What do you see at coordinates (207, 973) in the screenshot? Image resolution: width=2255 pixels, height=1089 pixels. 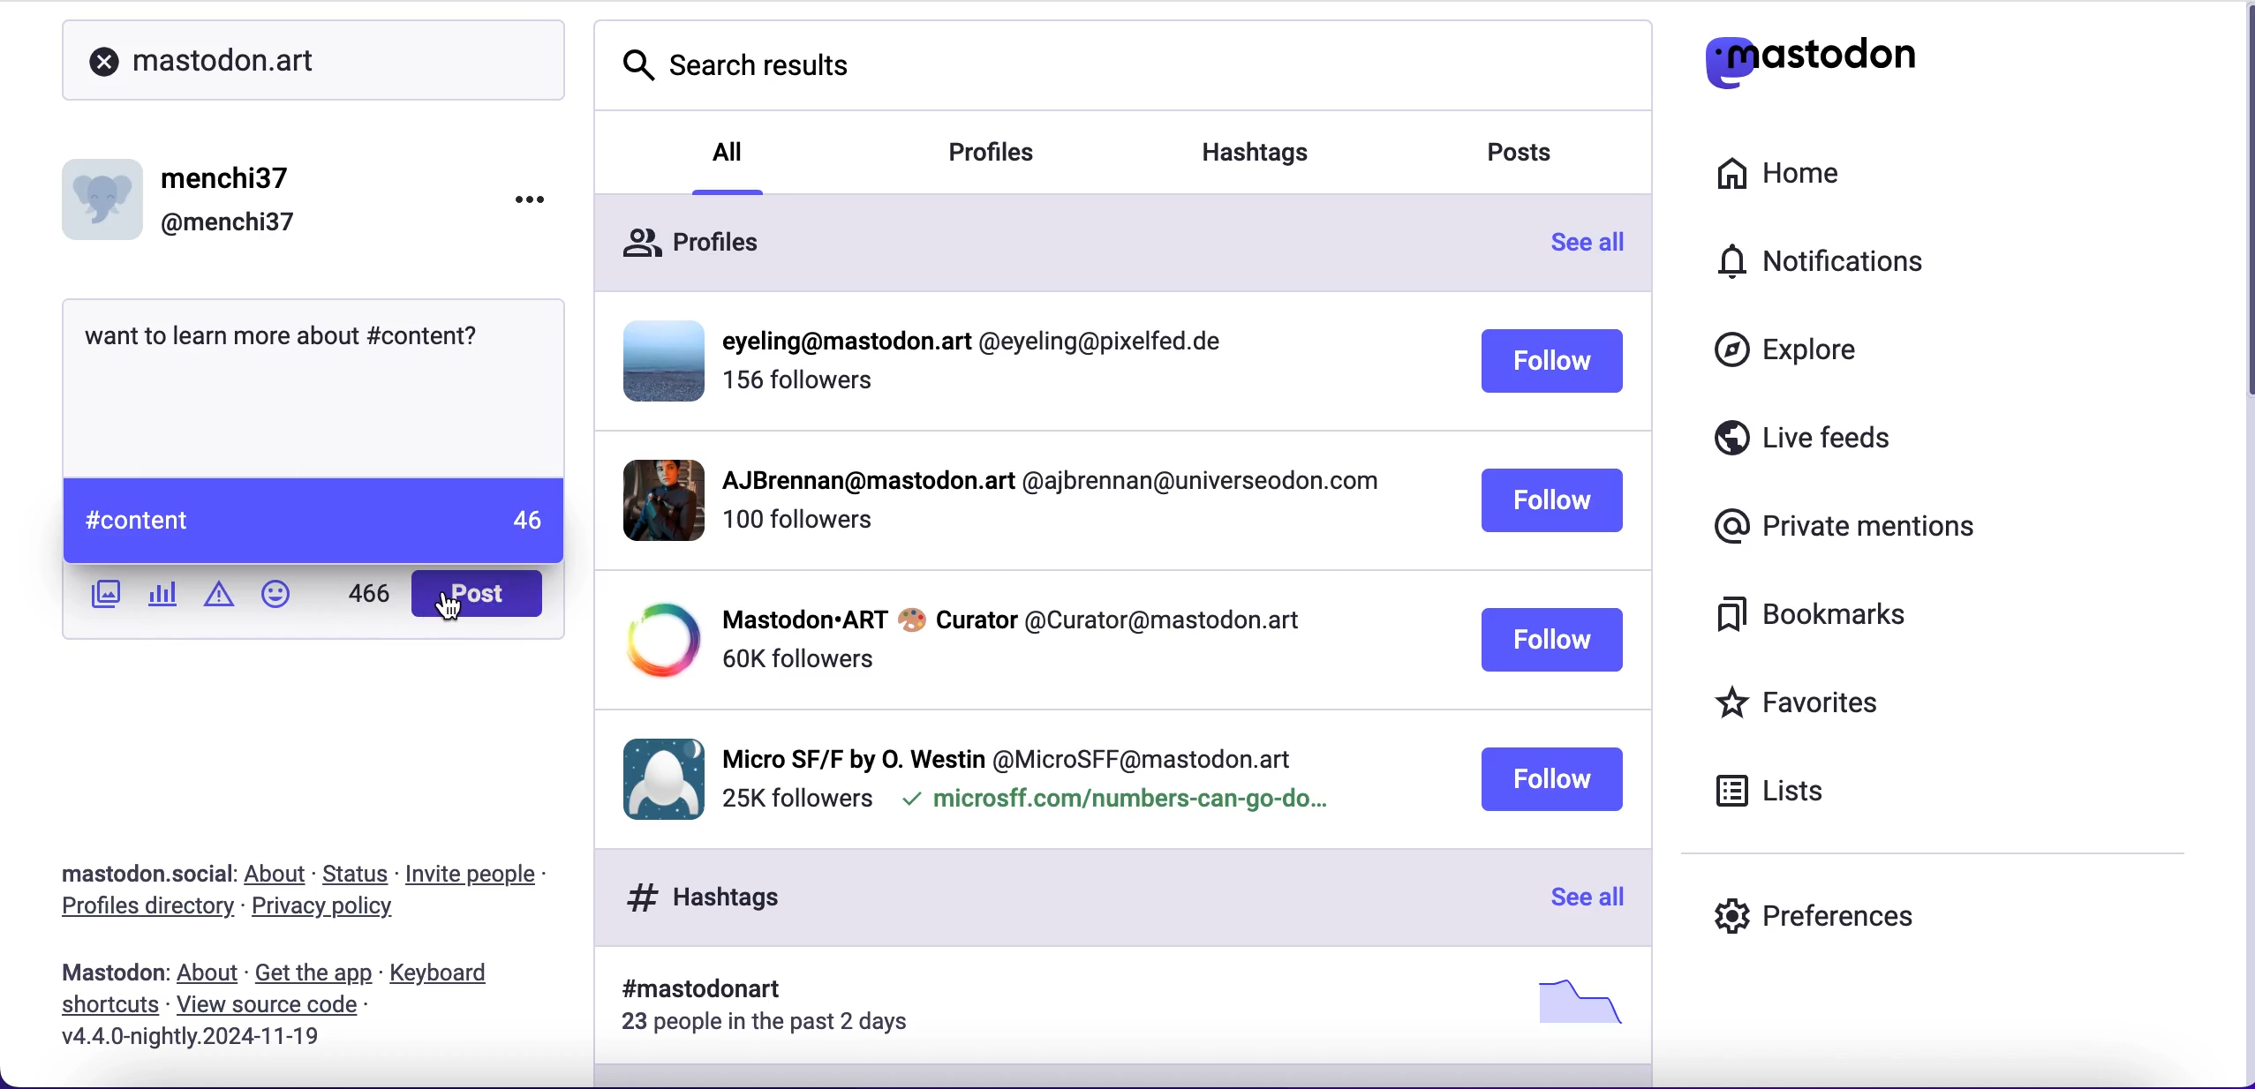 I see `about` at bounding box center [207, 973].